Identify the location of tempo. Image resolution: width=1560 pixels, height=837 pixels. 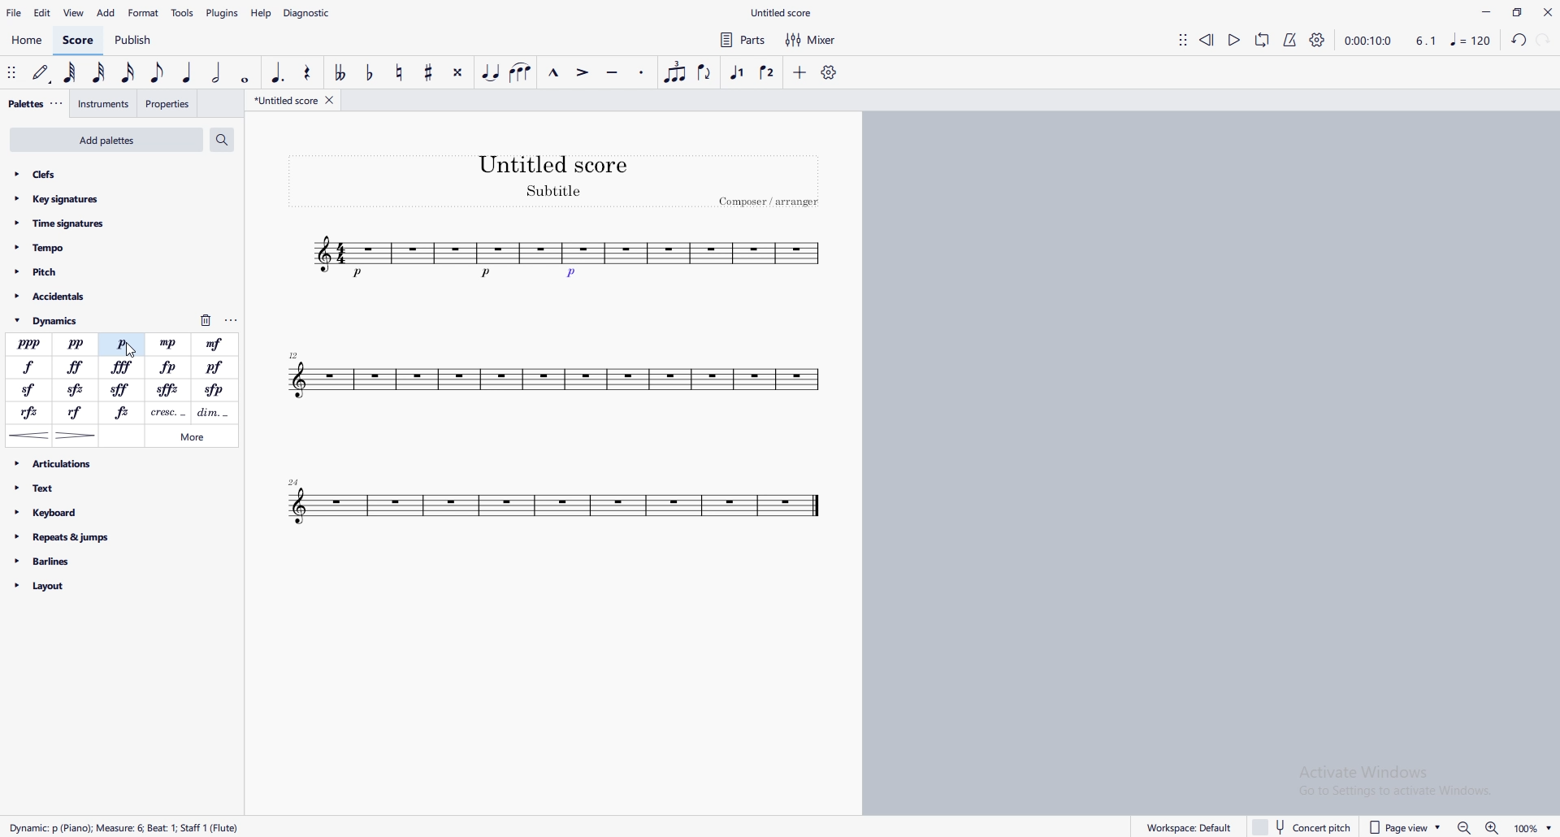
(105, 247).